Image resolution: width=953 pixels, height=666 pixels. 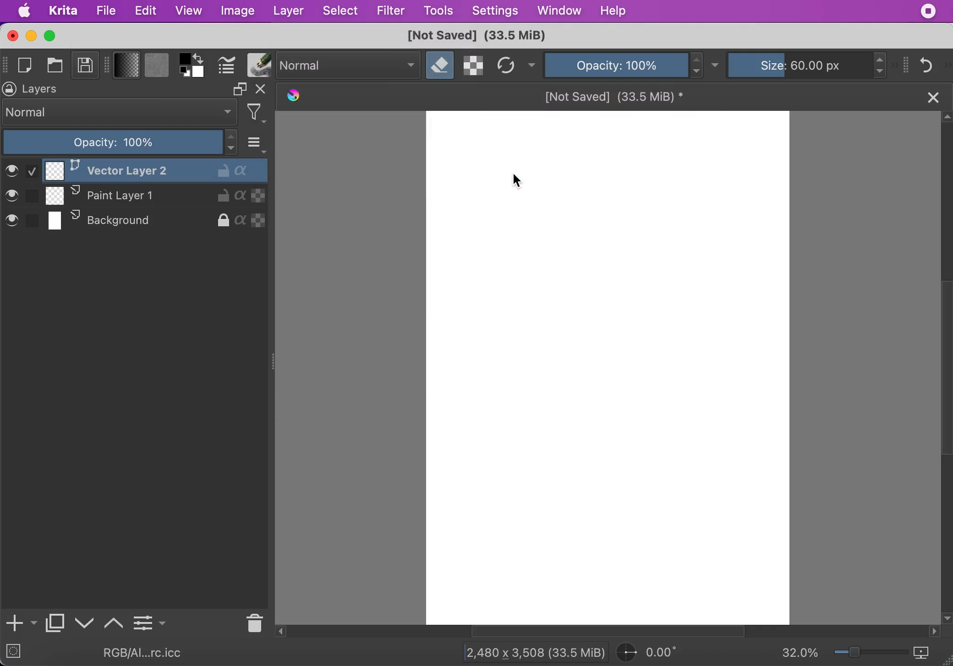 What do you see at coordinates (140, 197) in the screenshot?
I see `paint layer 1` at bounding box center [140, 197].